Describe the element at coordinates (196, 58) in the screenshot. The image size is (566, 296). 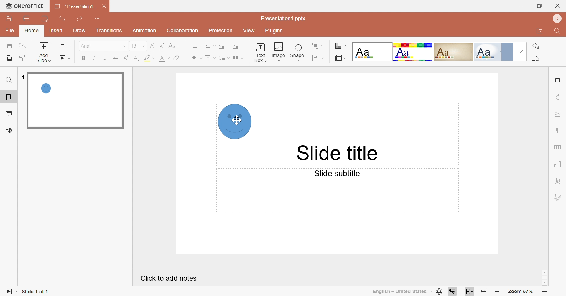
I see `Align center` at that location.